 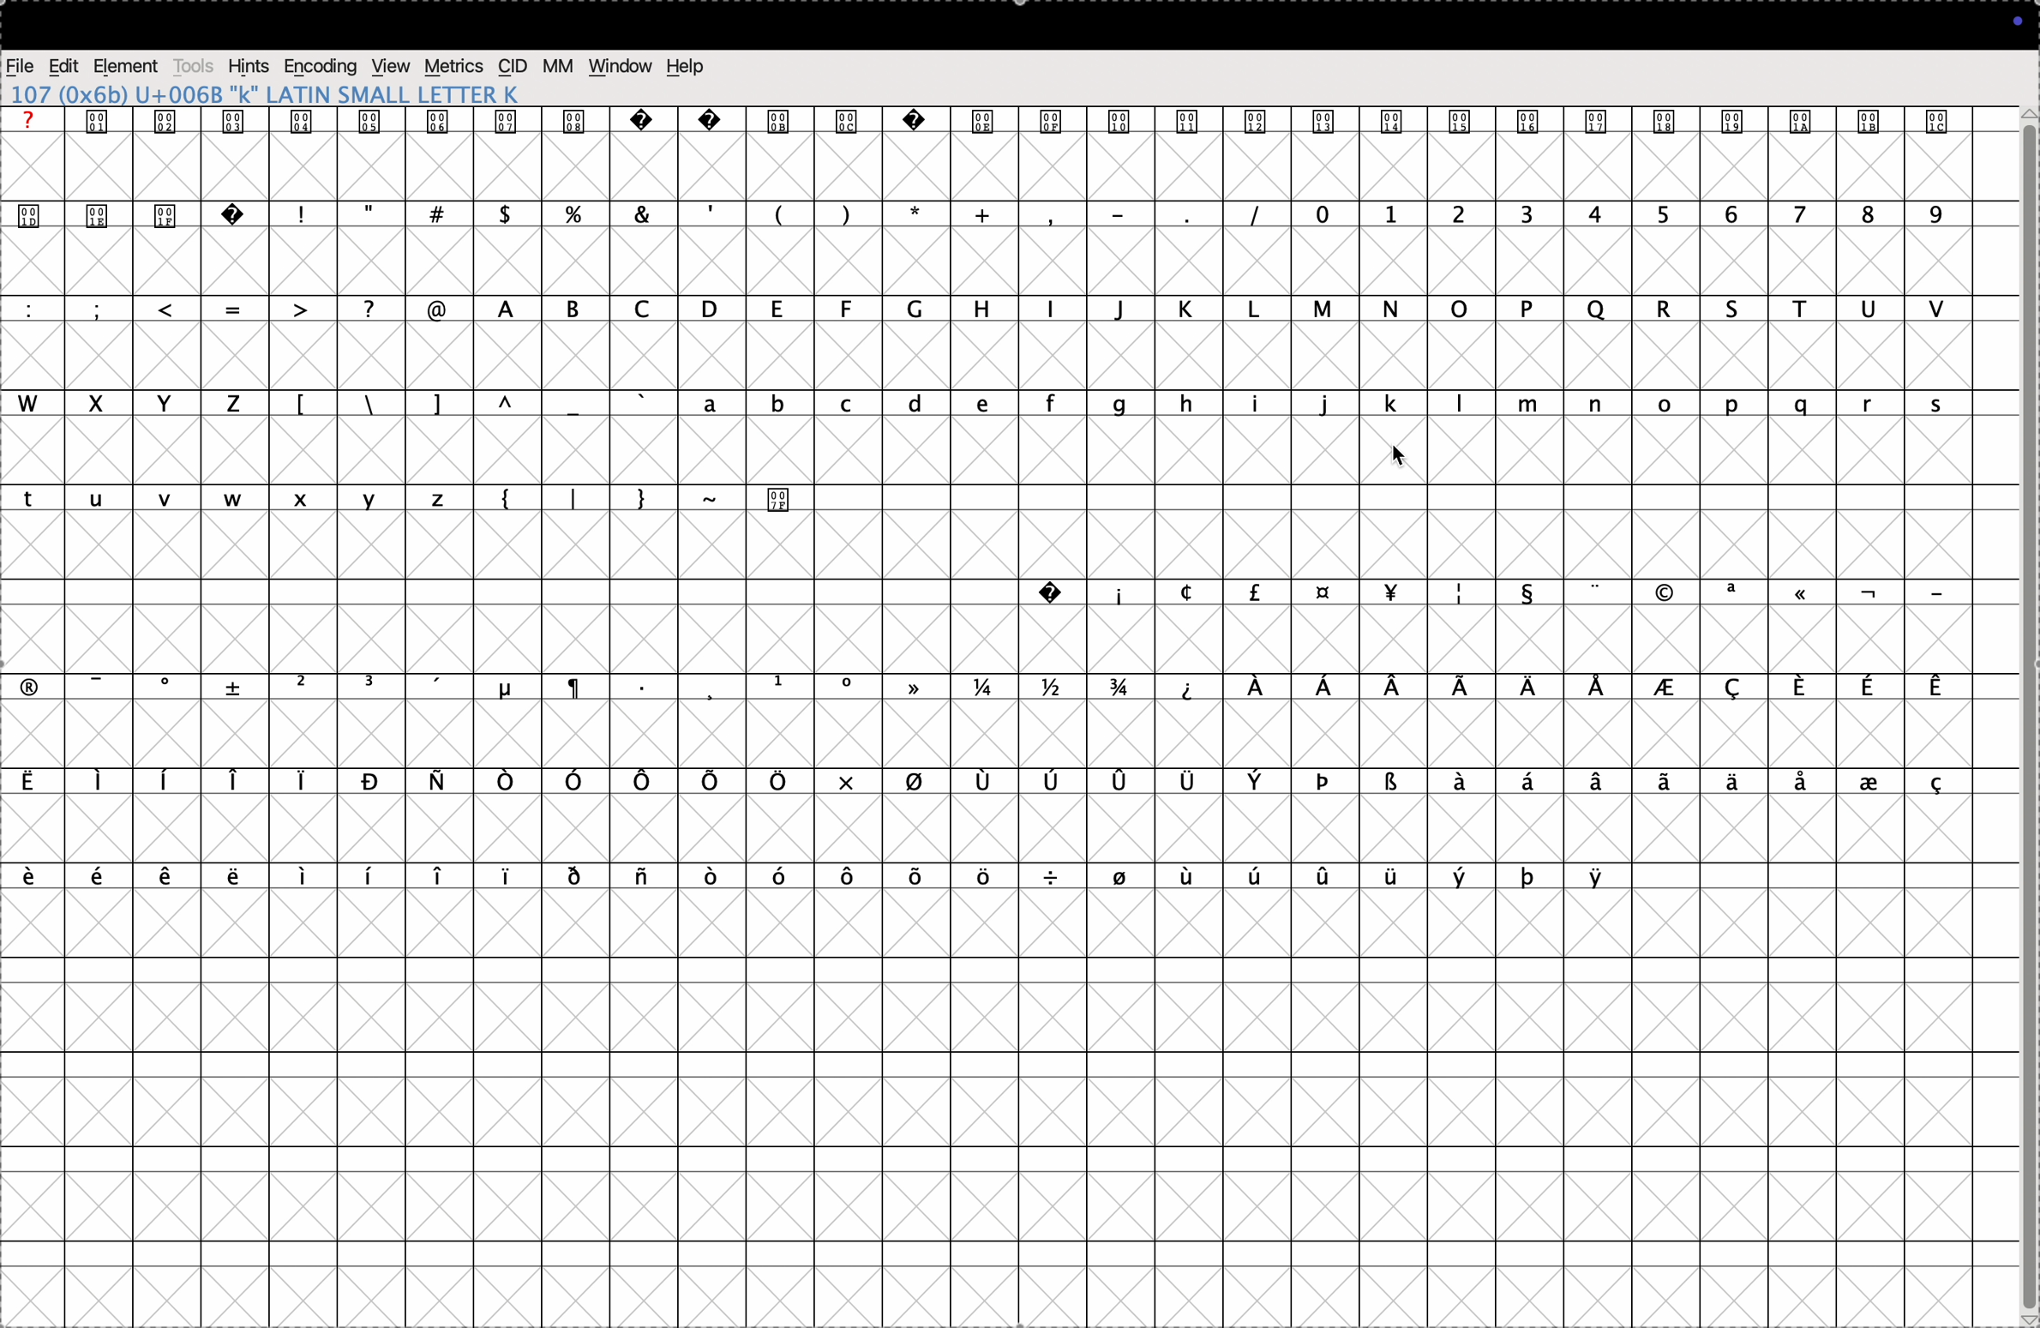 I want to click on [, so click(x=302, y=406).